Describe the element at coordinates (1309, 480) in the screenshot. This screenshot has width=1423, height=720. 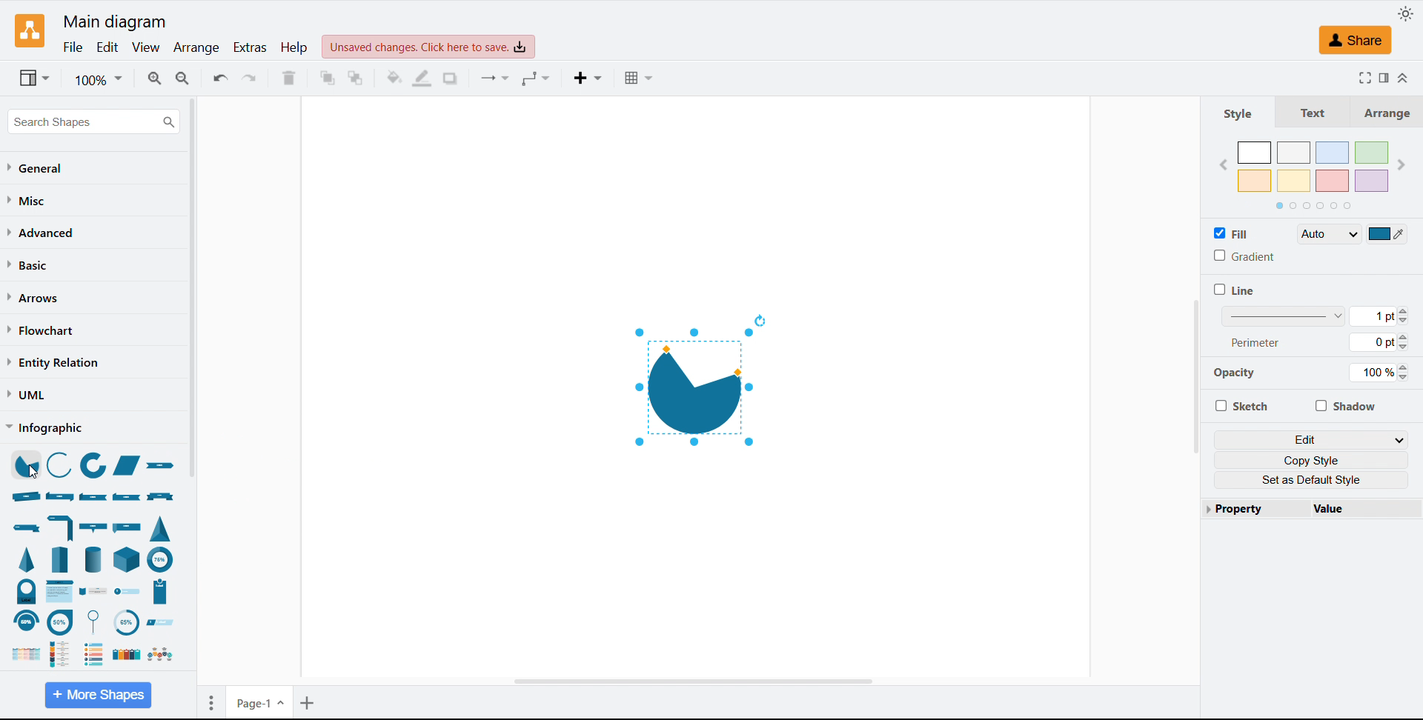
I see `Set as default style ` at that location.